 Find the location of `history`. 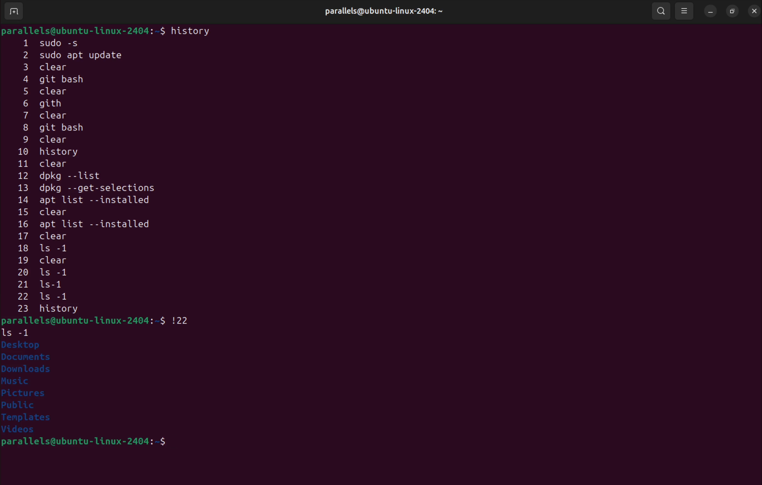

history is located at coordinates (193, 30).